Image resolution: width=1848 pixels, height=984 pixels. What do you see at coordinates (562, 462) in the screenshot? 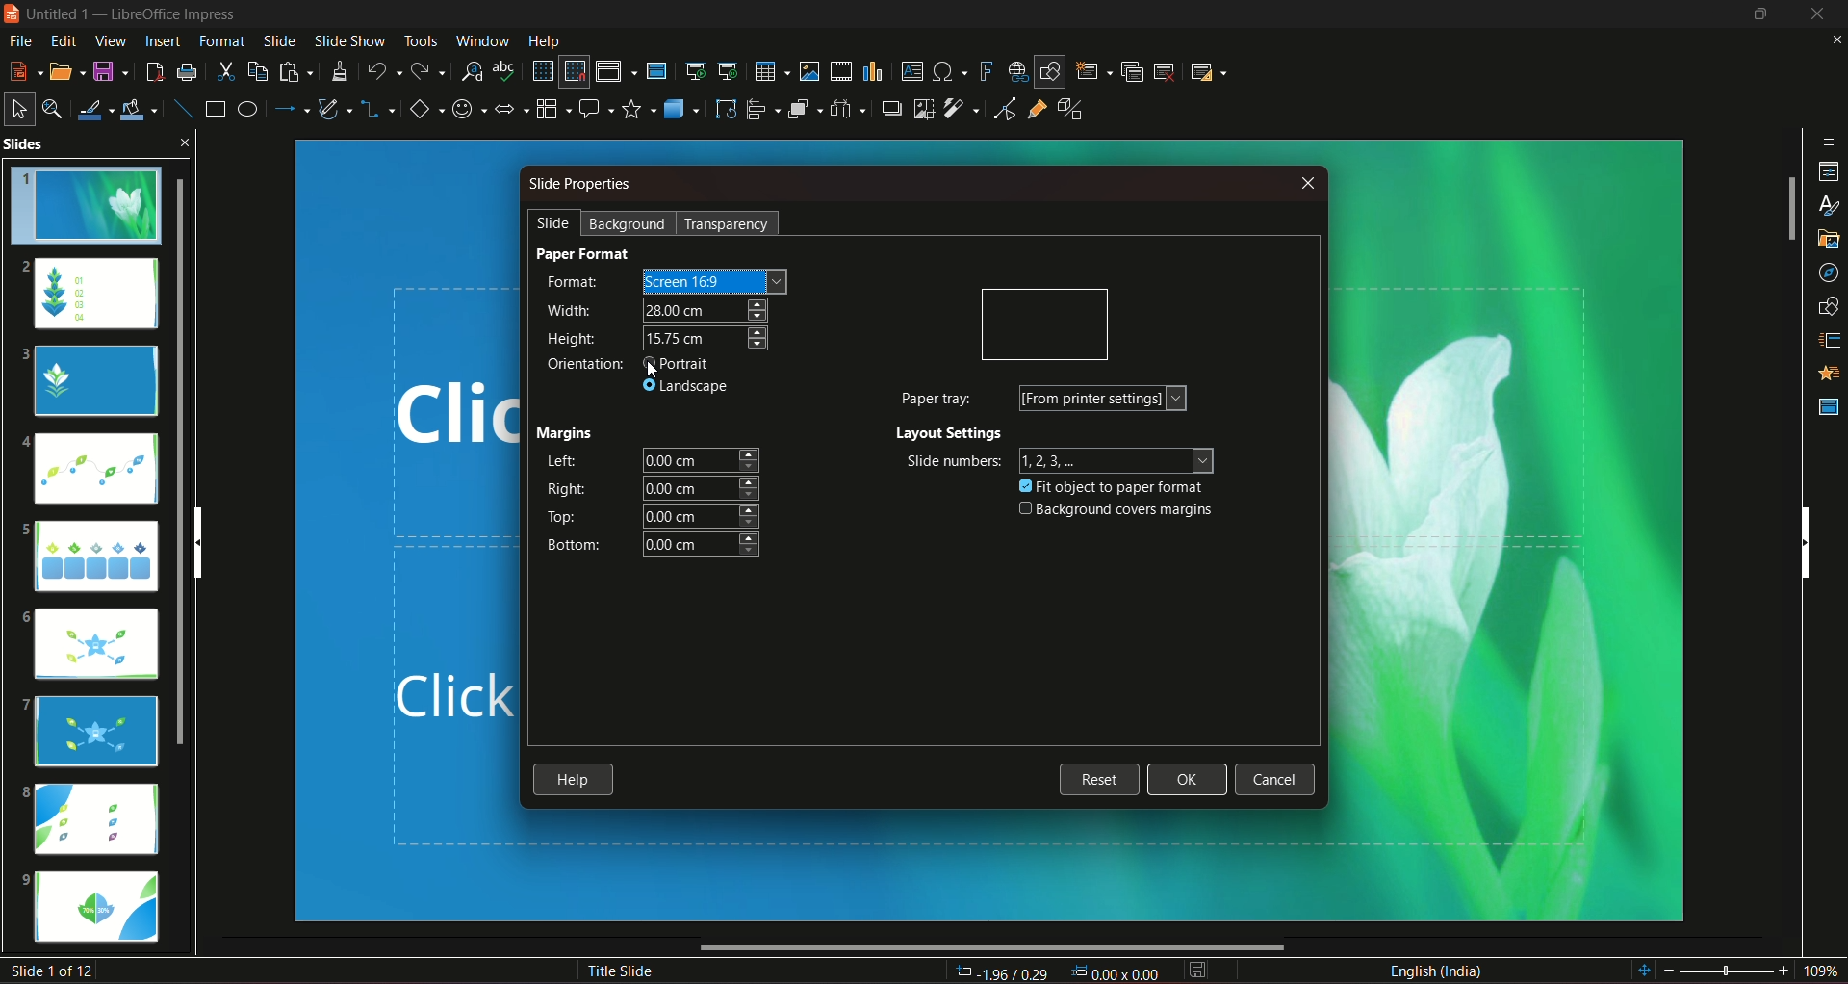
I see `left` at bounding box center [562, 462].